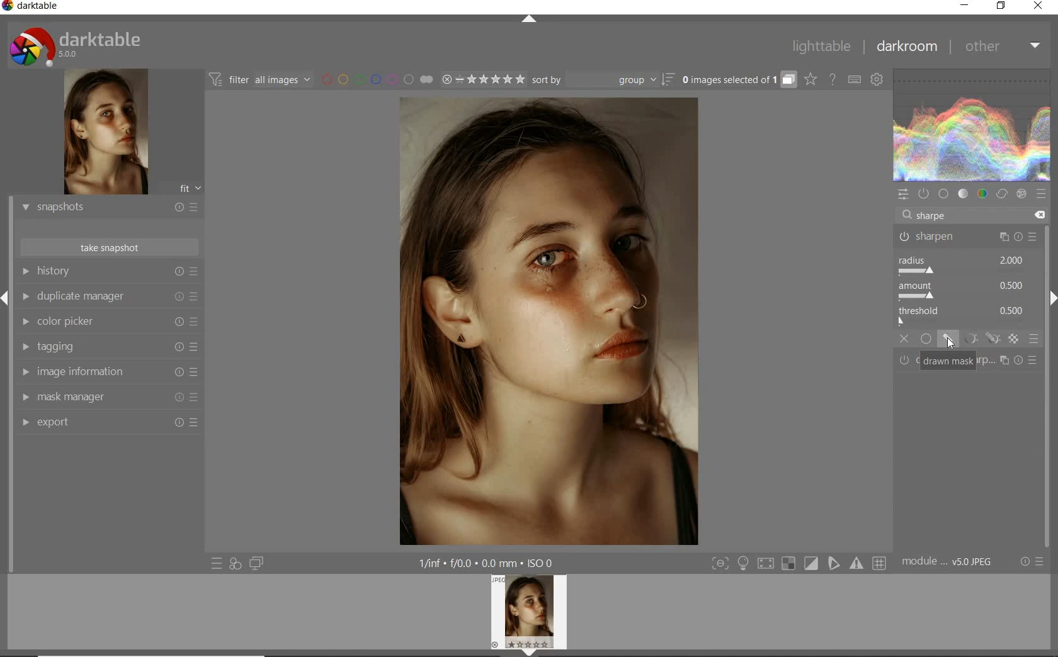 The width and height of the screenshot is (1058, 657). What do you see at coordinates (217, 563) in the screenshot?
I see `quick access to presets` at bounding box center [217, 563].